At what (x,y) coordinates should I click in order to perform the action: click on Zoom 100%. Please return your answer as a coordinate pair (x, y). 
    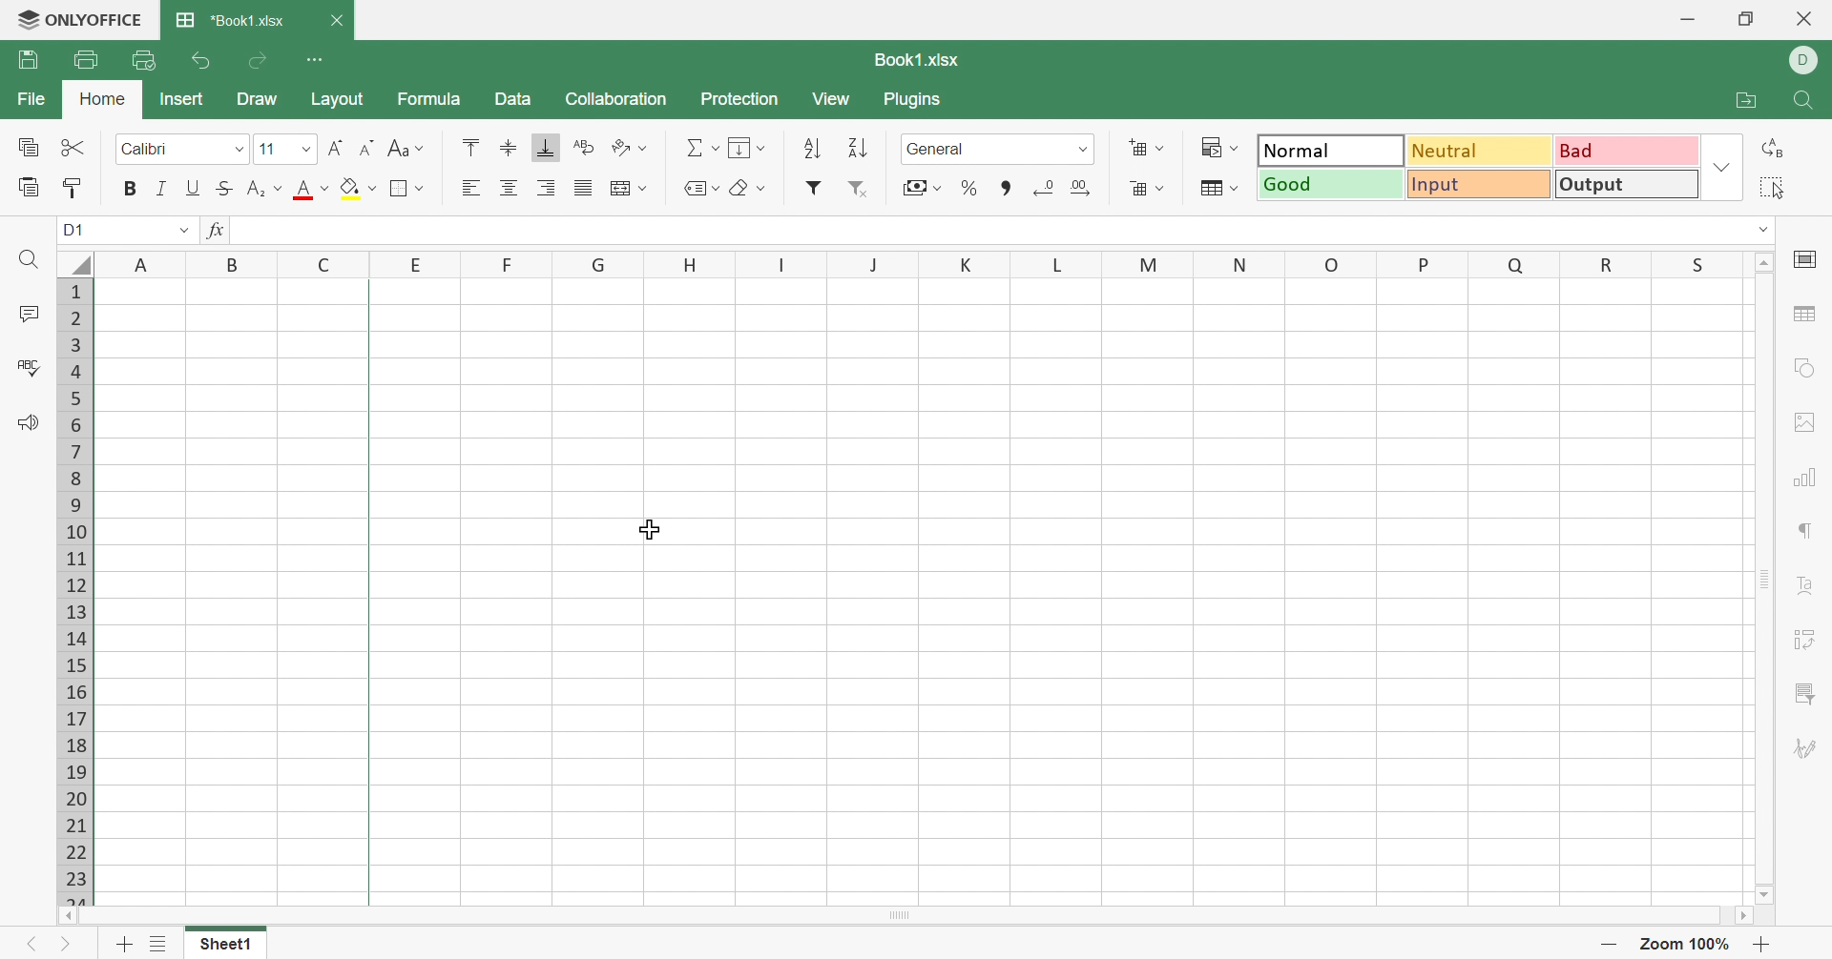
    Looking at the image, I should click on (1686, 943).